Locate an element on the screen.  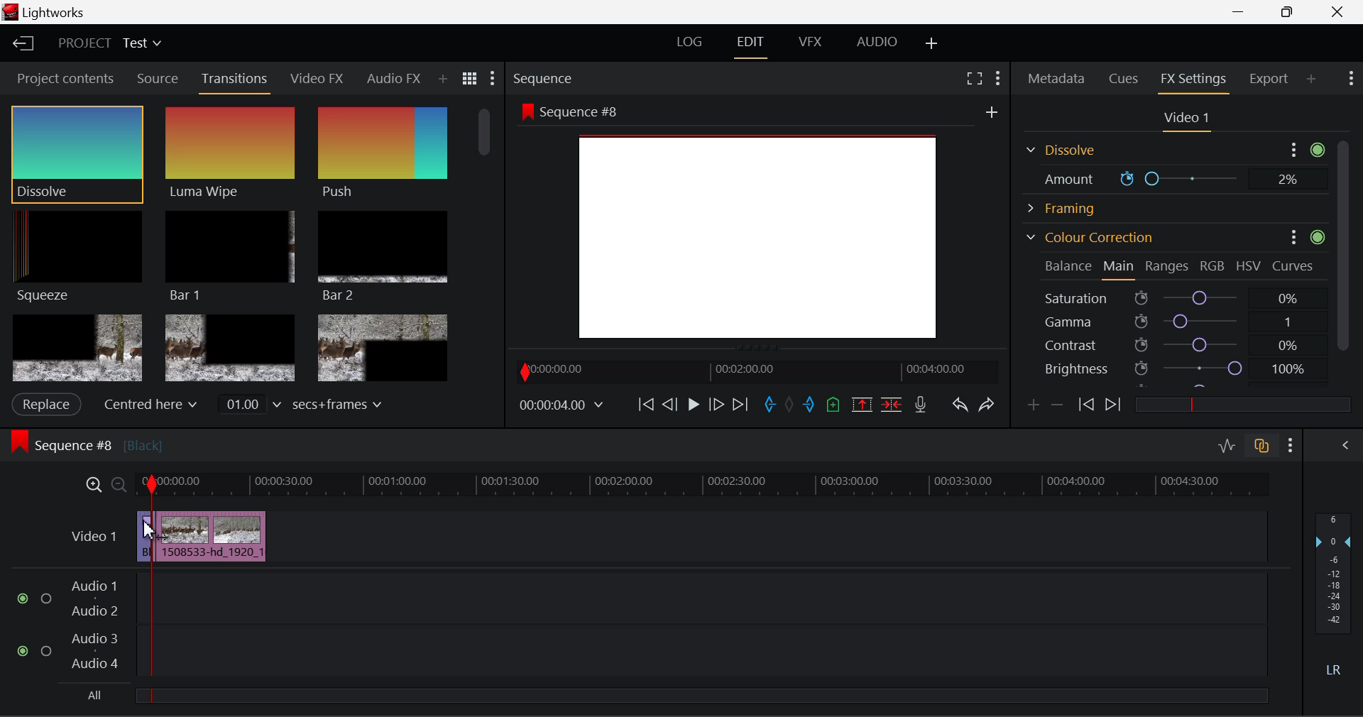
Play is located at coordinates (691, 405).